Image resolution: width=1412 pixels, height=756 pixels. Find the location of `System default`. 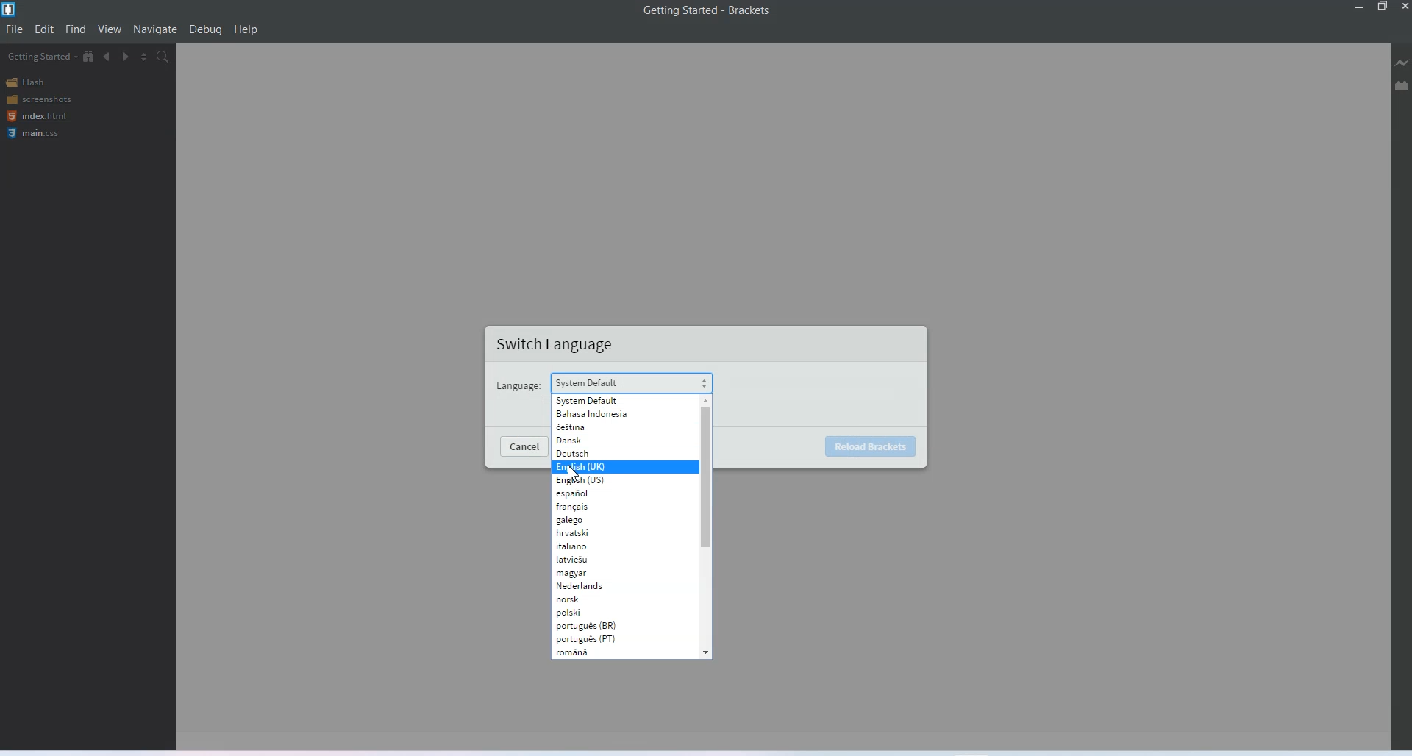

System default is located at coordinates (618, 400).